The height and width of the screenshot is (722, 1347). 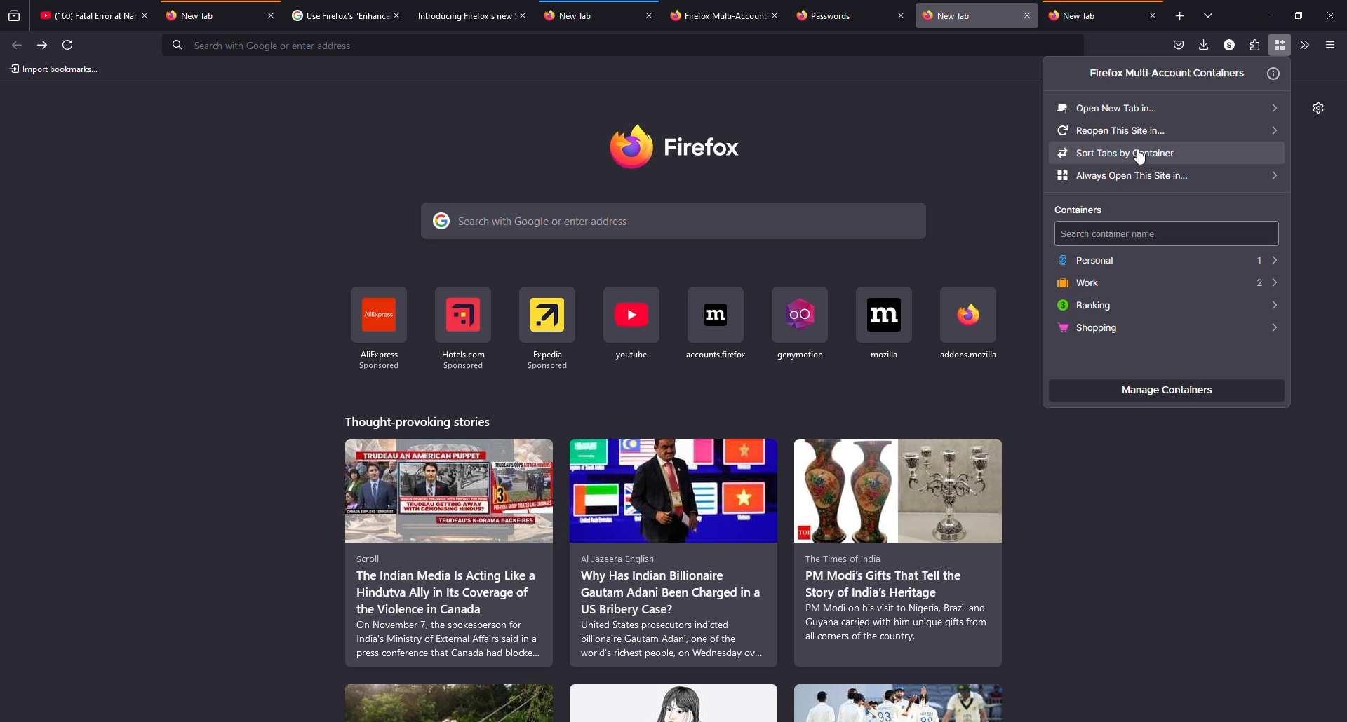 What do you see at coordinates (1087, 305) in the screenshot?
I see `banking` at bounding box center [1087, 305].